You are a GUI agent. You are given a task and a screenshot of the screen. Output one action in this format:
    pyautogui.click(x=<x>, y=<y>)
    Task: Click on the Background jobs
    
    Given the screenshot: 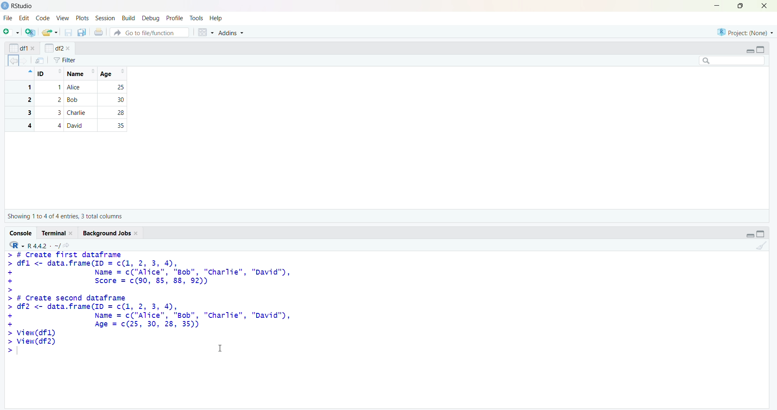 What is the action you would take?
    pyautogui.click(x=107, y=233)
    